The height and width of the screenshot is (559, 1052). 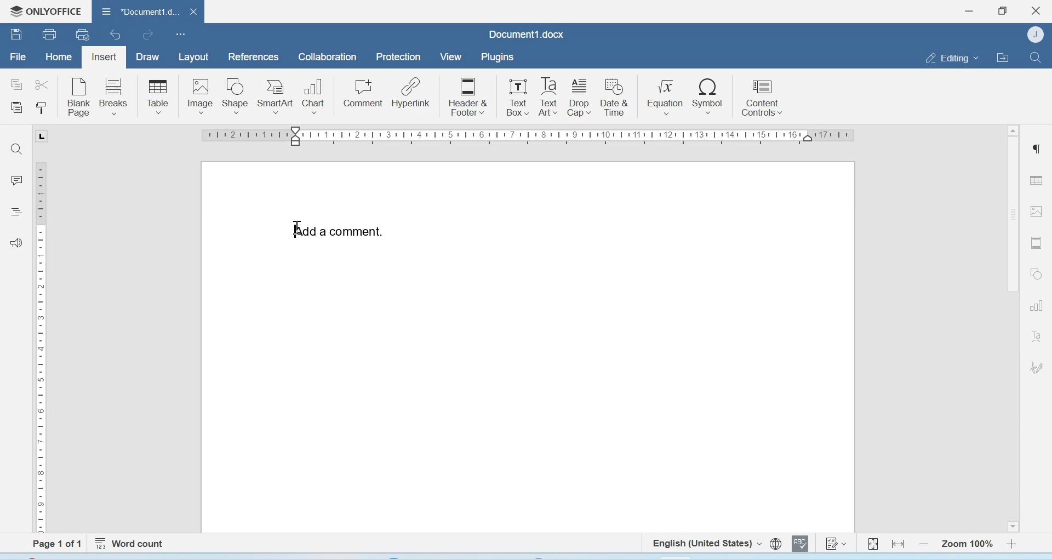 I want to click on Shape, so click(x=236, y=96).